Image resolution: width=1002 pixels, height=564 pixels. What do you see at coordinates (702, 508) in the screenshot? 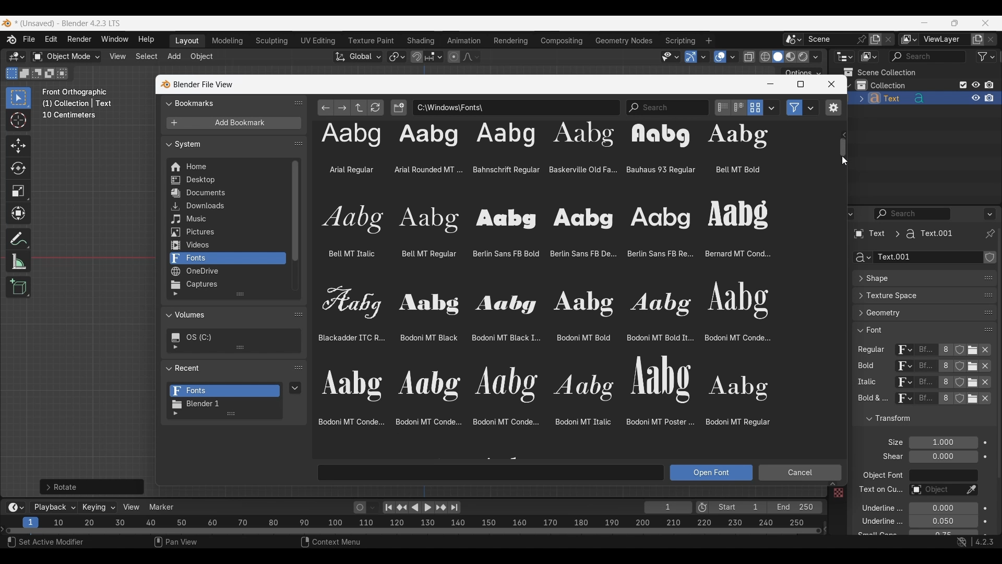
I see `Use preview range` at bounding box center [702, 508].